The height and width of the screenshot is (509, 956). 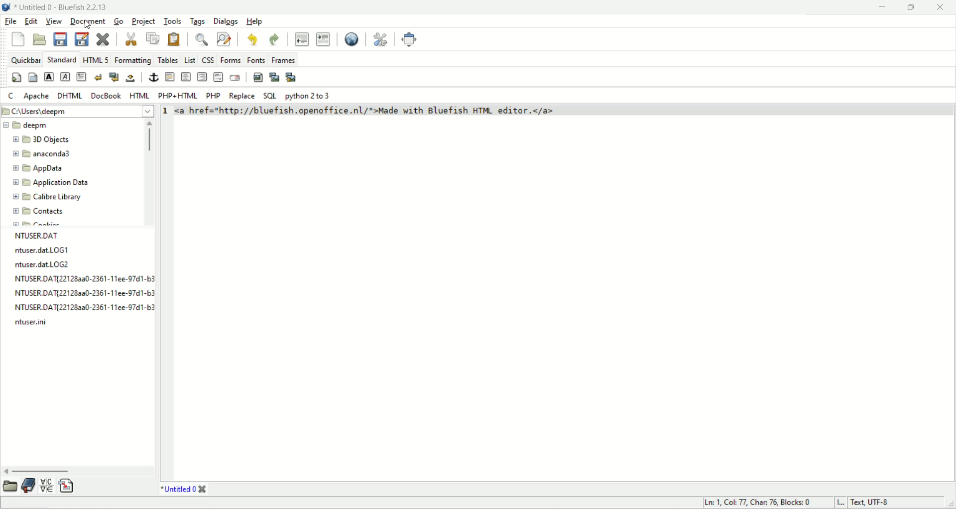 I want to click on paste, so click(x=171, y=39).